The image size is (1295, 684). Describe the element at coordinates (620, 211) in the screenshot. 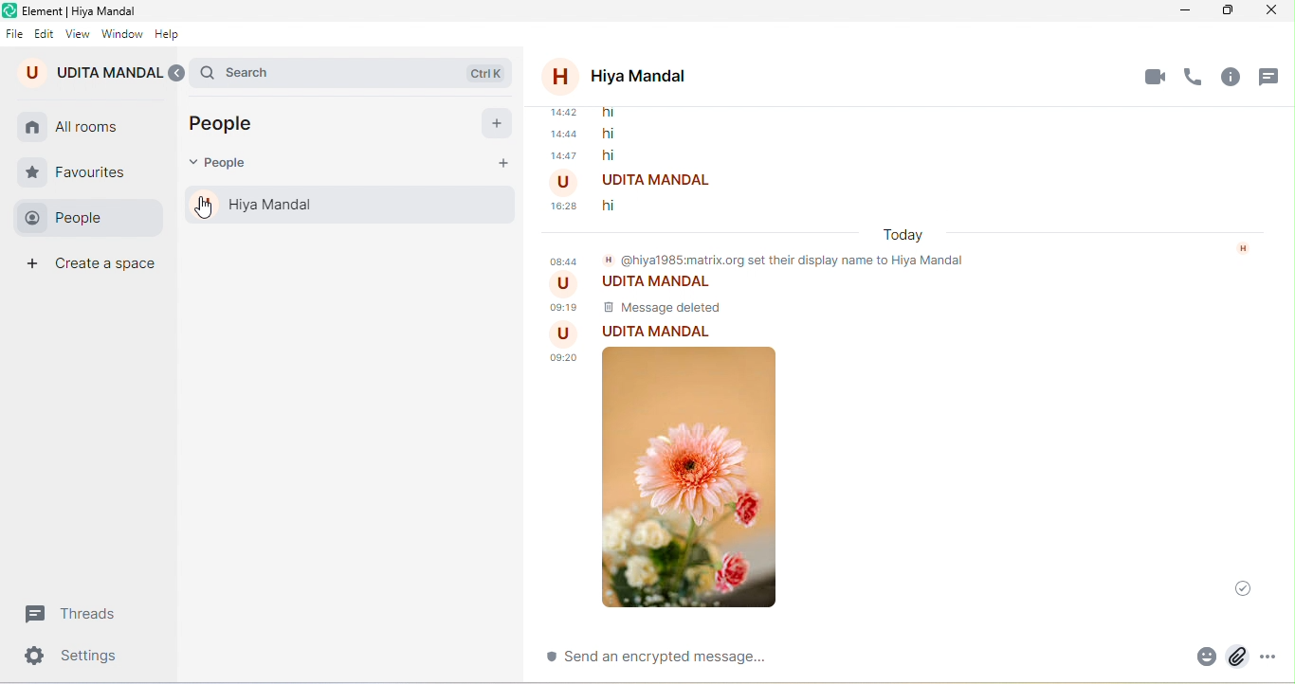

I see `message` at that location.